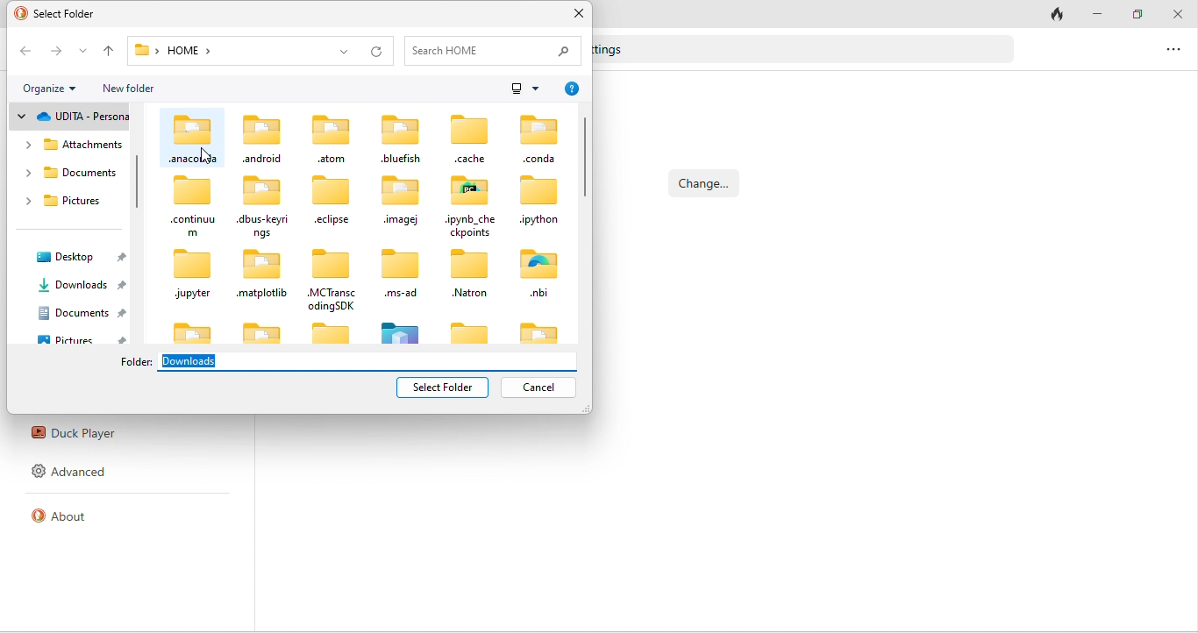 This screenshot has height=633, width=1198. Describe the element at coordinates (75, 435) in the screenshot. I see `duck player` at that location.